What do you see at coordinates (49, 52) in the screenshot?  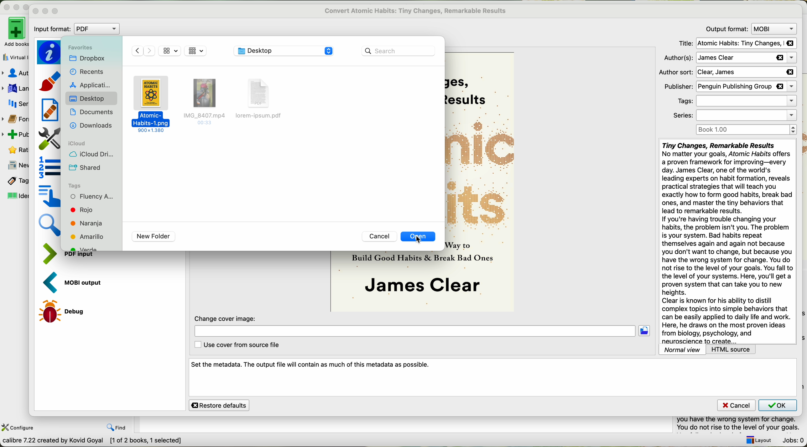 I see `metadata` at bounding box center [49, 52].